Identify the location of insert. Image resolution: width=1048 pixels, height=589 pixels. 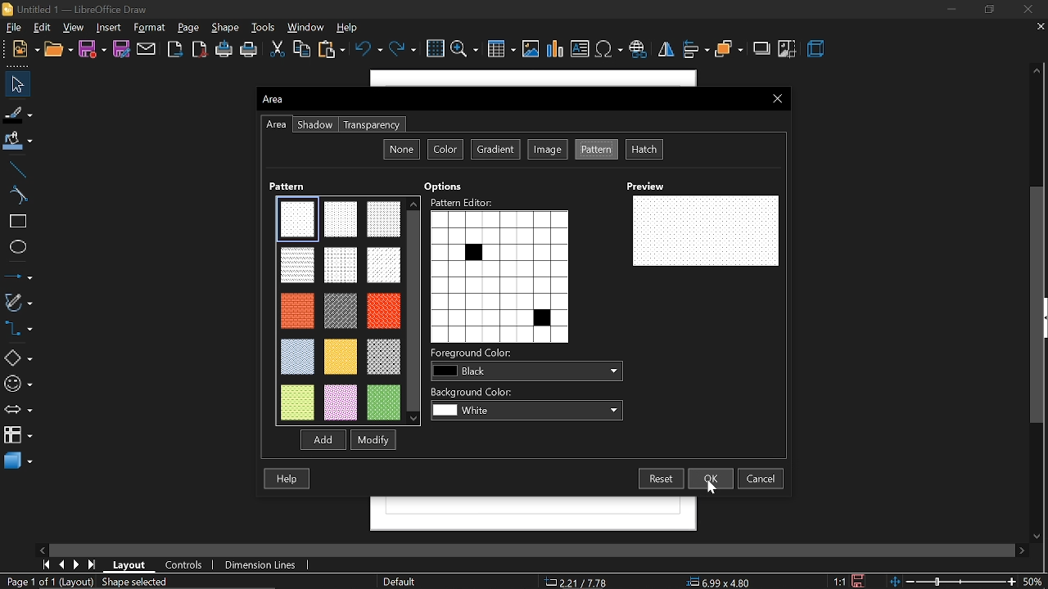
(110, 27).